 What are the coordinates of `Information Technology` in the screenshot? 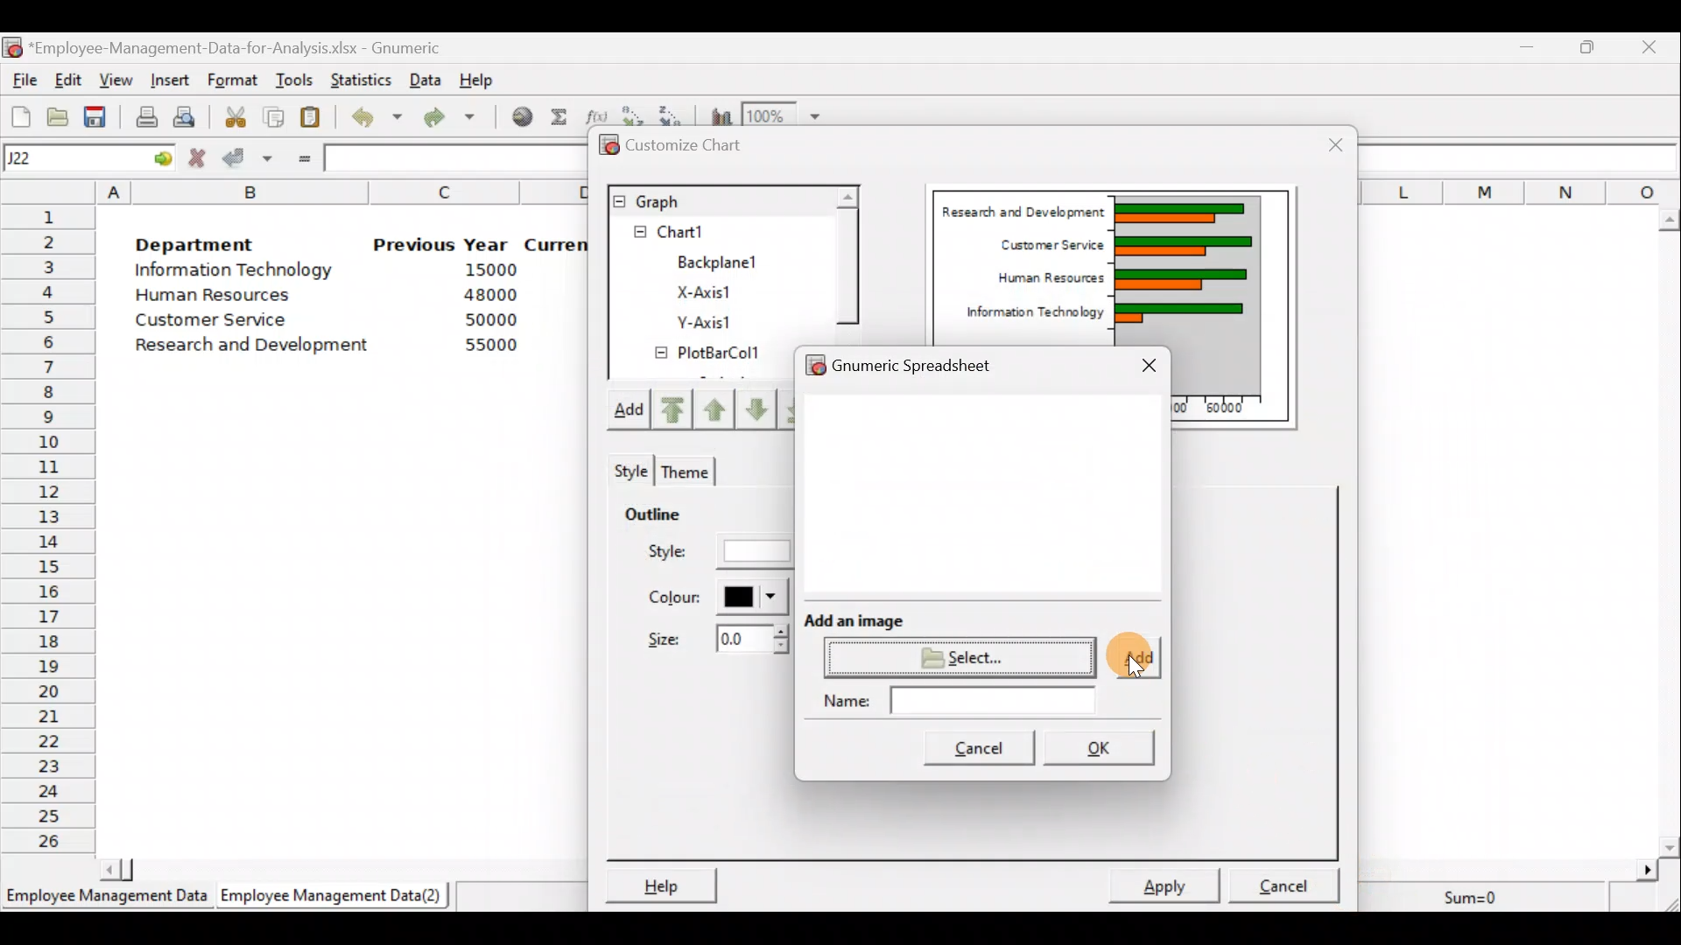 It's located at (1029, 318).